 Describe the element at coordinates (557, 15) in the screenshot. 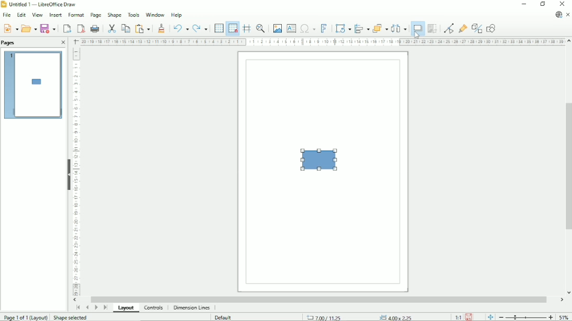

I see `Update available` at that location.